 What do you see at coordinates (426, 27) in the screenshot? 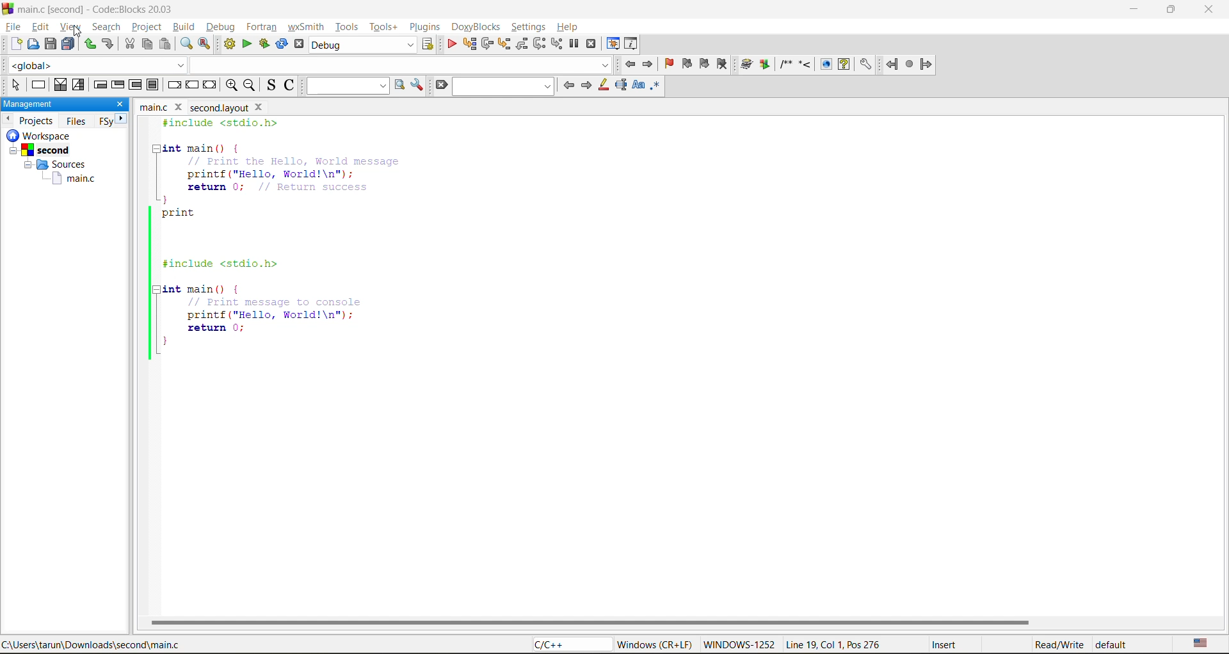
I see `plugins` at bounding box center [426, 27].